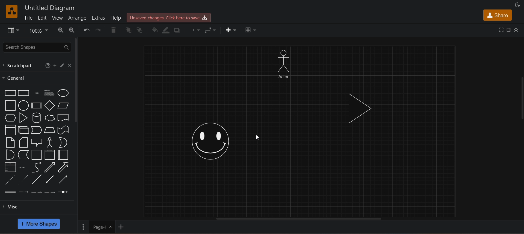 The width and height of the screenshot is (524, 234). I want to click on step, so click(37, 130).